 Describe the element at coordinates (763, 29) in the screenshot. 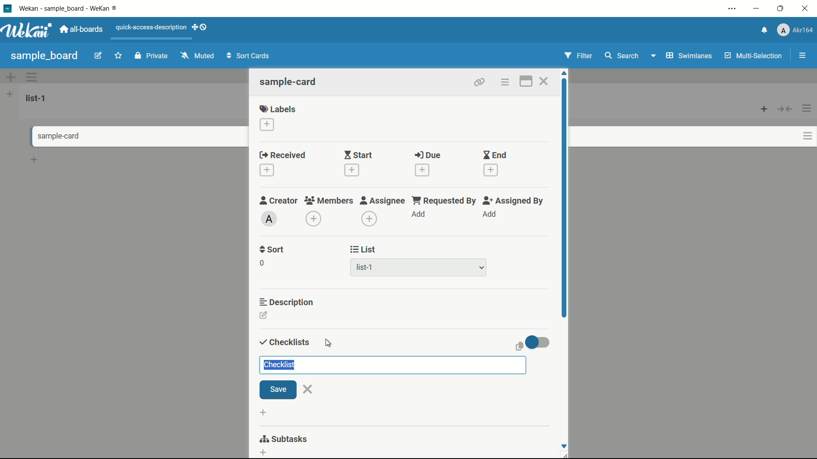

I see `notifications` at that location.